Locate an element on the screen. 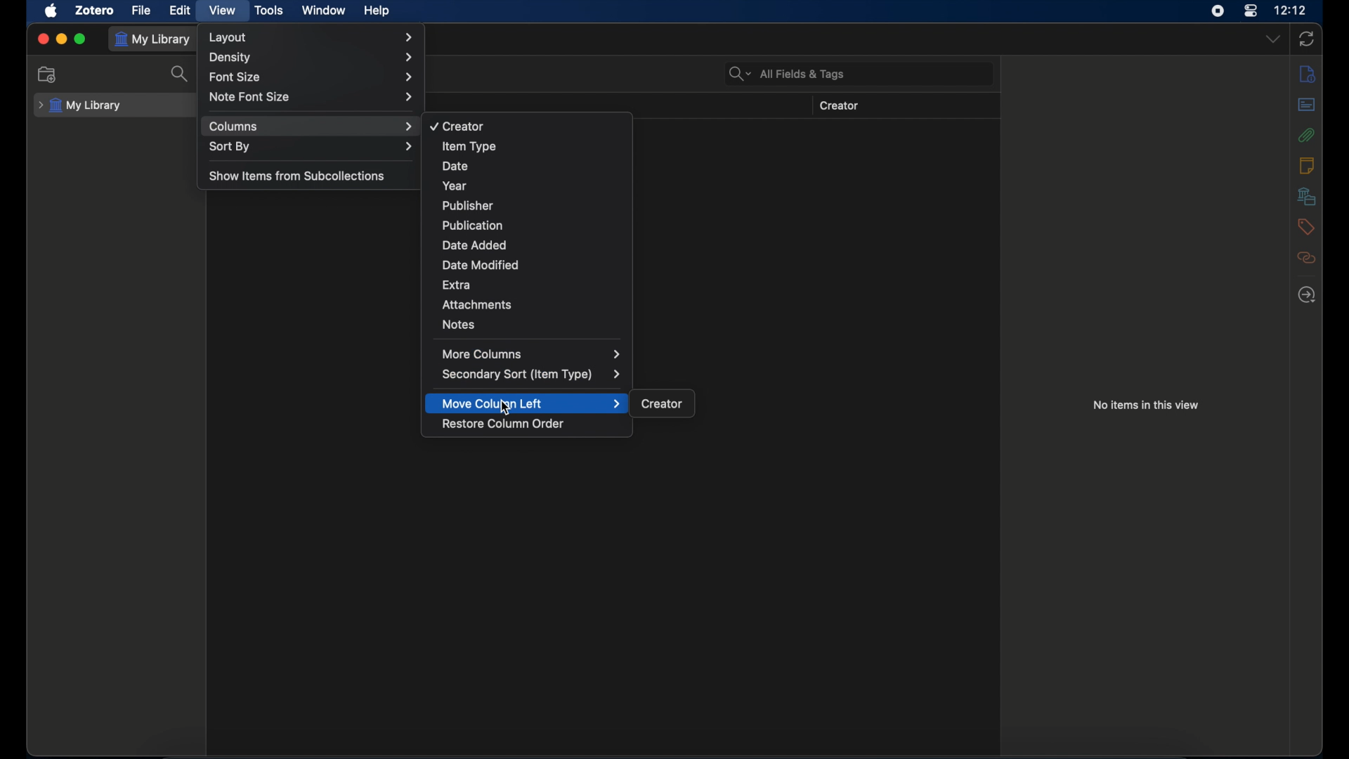 This screenshot has height=759, width=1349. libraries is located at coordinates (1308, 196).